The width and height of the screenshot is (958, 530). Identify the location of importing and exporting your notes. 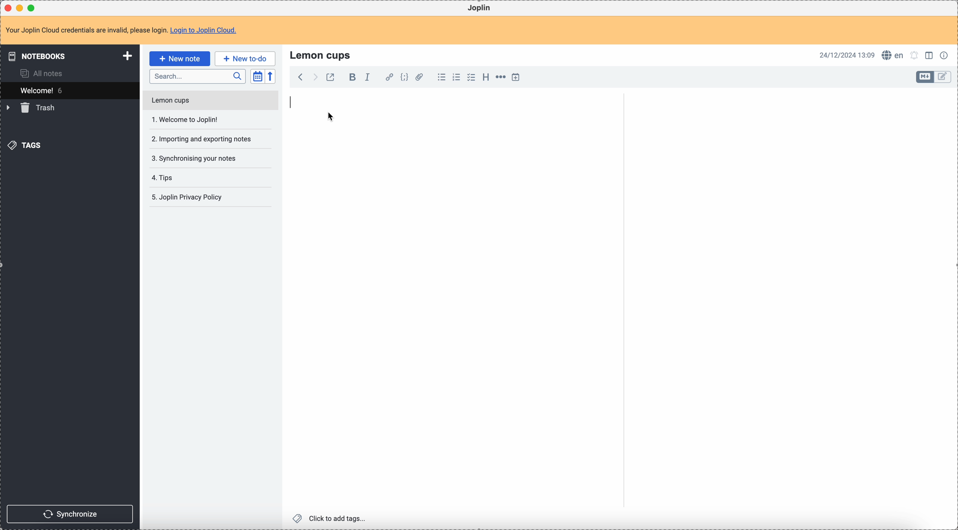
(202, 139).